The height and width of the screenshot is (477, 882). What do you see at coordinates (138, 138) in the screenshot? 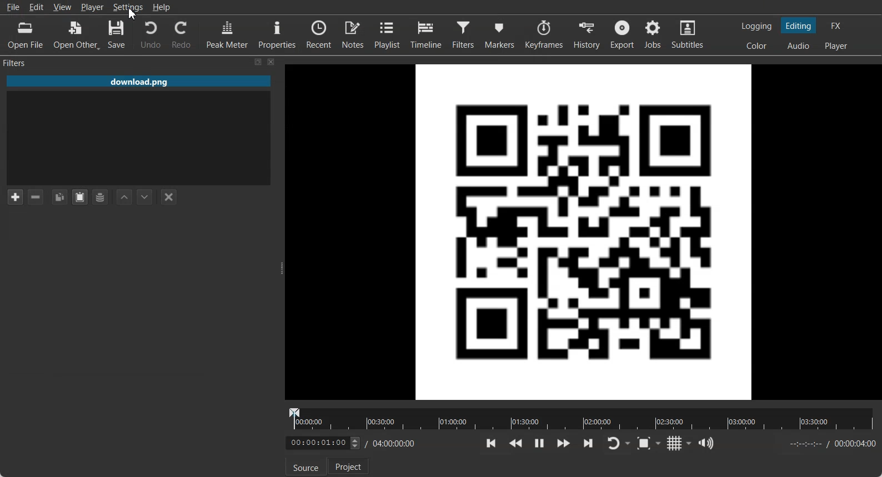
I see `Select clip` at bounding box center [138, 138].